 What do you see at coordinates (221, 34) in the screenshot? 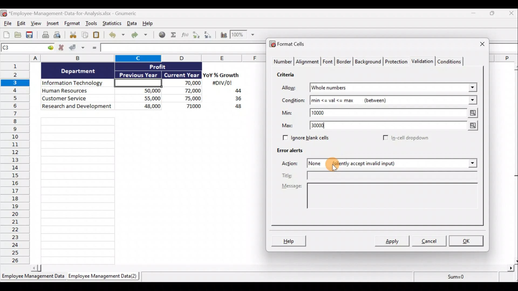
I see `Insert a chart` at bounding box center [221, 34].